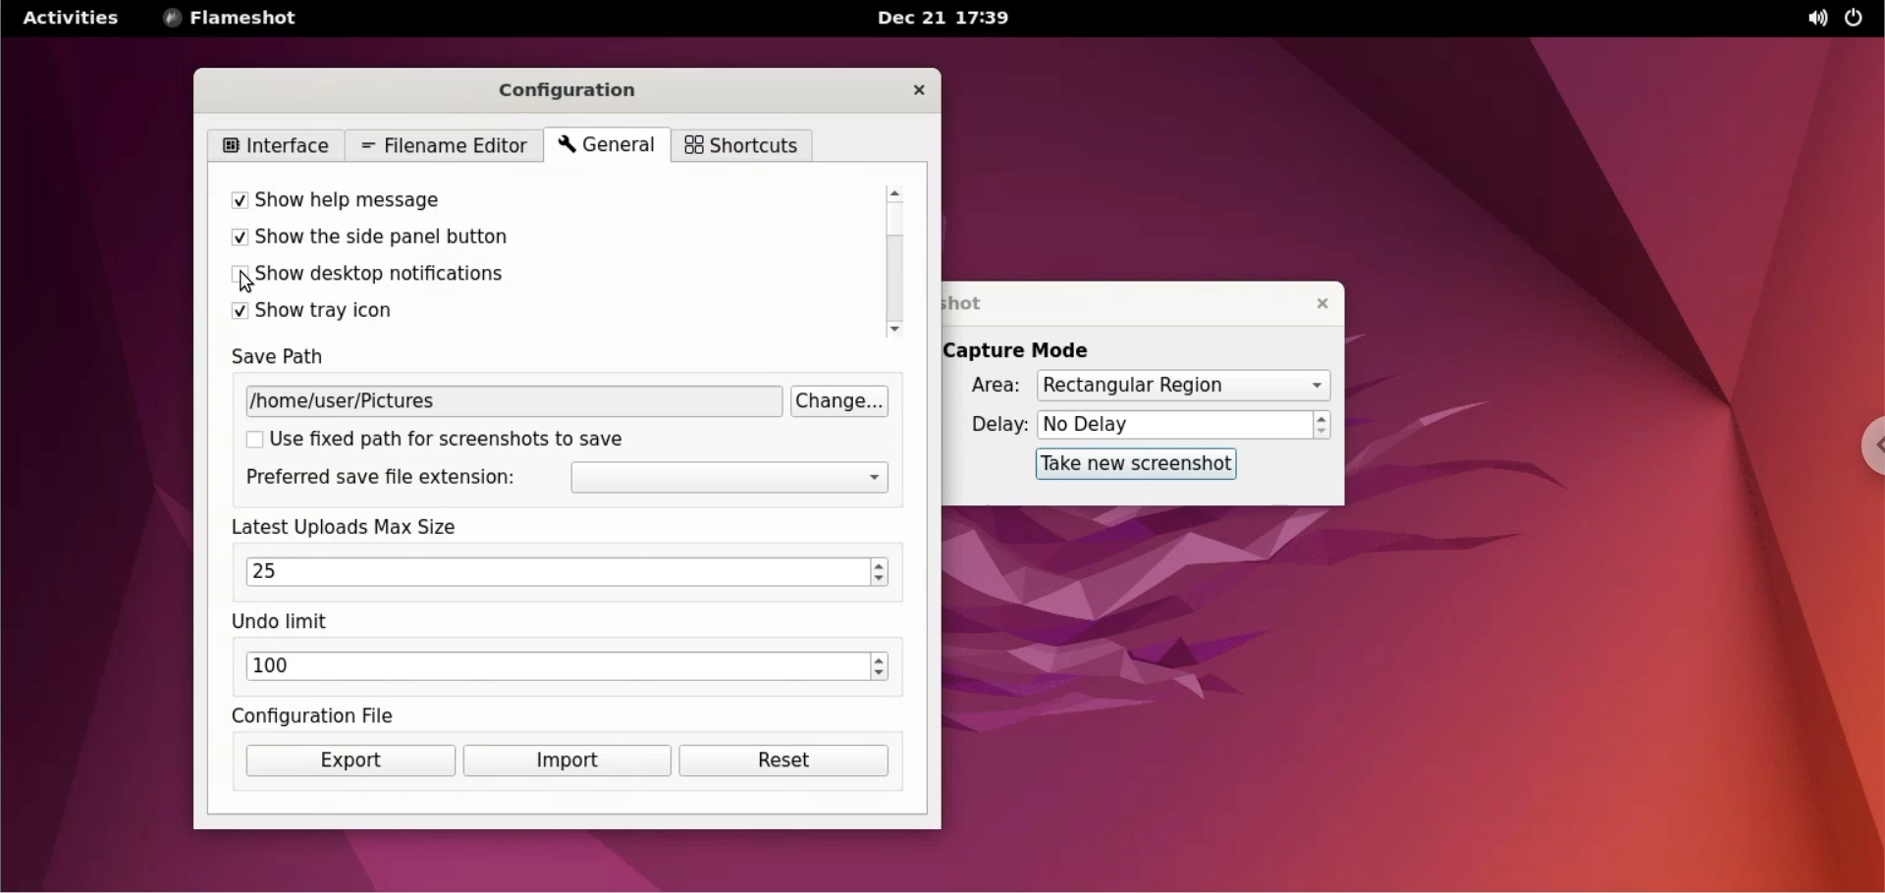  Describe the element at coordinates (1183, 385) in the screenshot. I see `capture area types dropdown` at that location.